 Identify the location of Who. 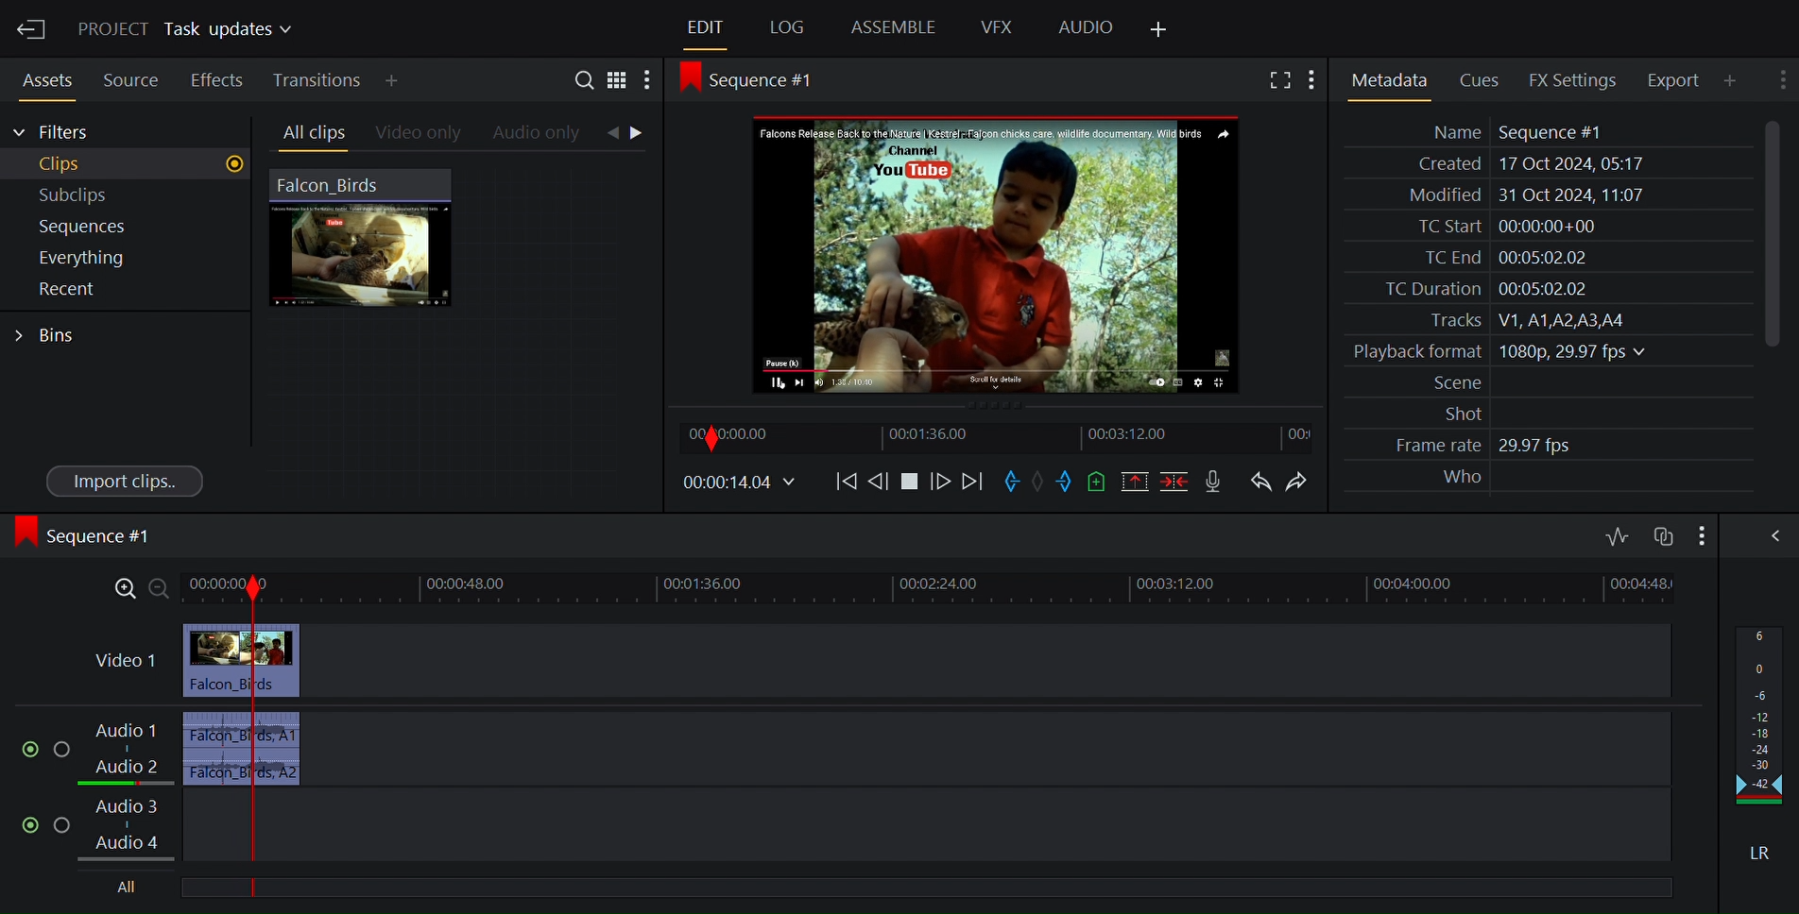
(1459, 478).